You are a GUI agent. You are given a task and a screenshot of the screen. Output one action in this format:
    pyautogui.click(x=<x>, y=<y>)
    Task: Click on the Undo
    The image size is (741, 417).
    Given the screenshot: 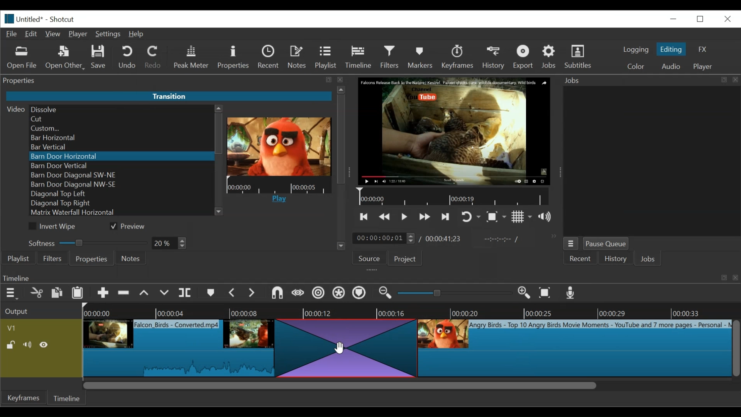 What is the action you would take?
    pyautogui.click(x=127, y=58)
    